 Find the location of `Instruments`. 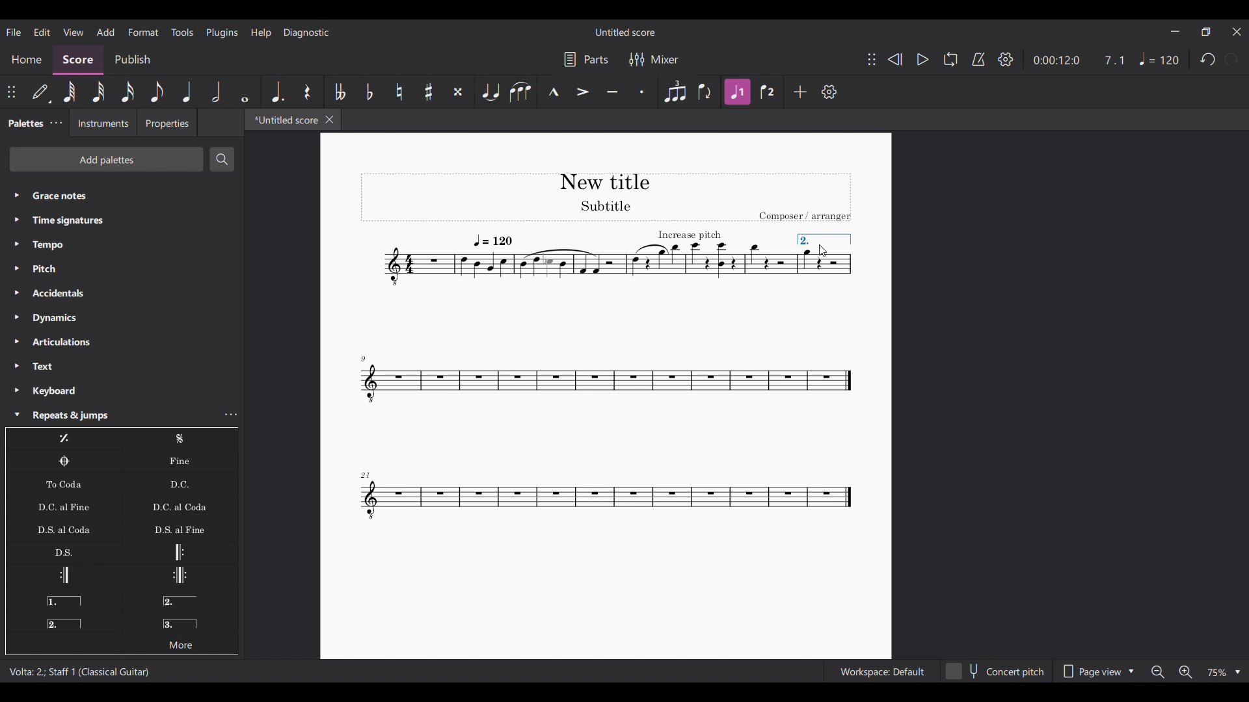

Instruments is located at coordinates (103, 123).